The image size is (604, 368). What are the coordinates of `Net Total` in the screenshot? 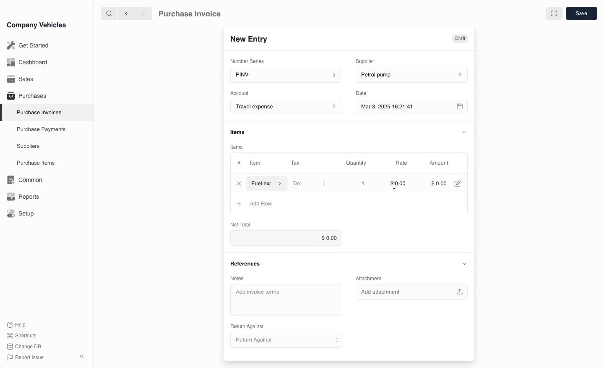 It's located at (239, 224).